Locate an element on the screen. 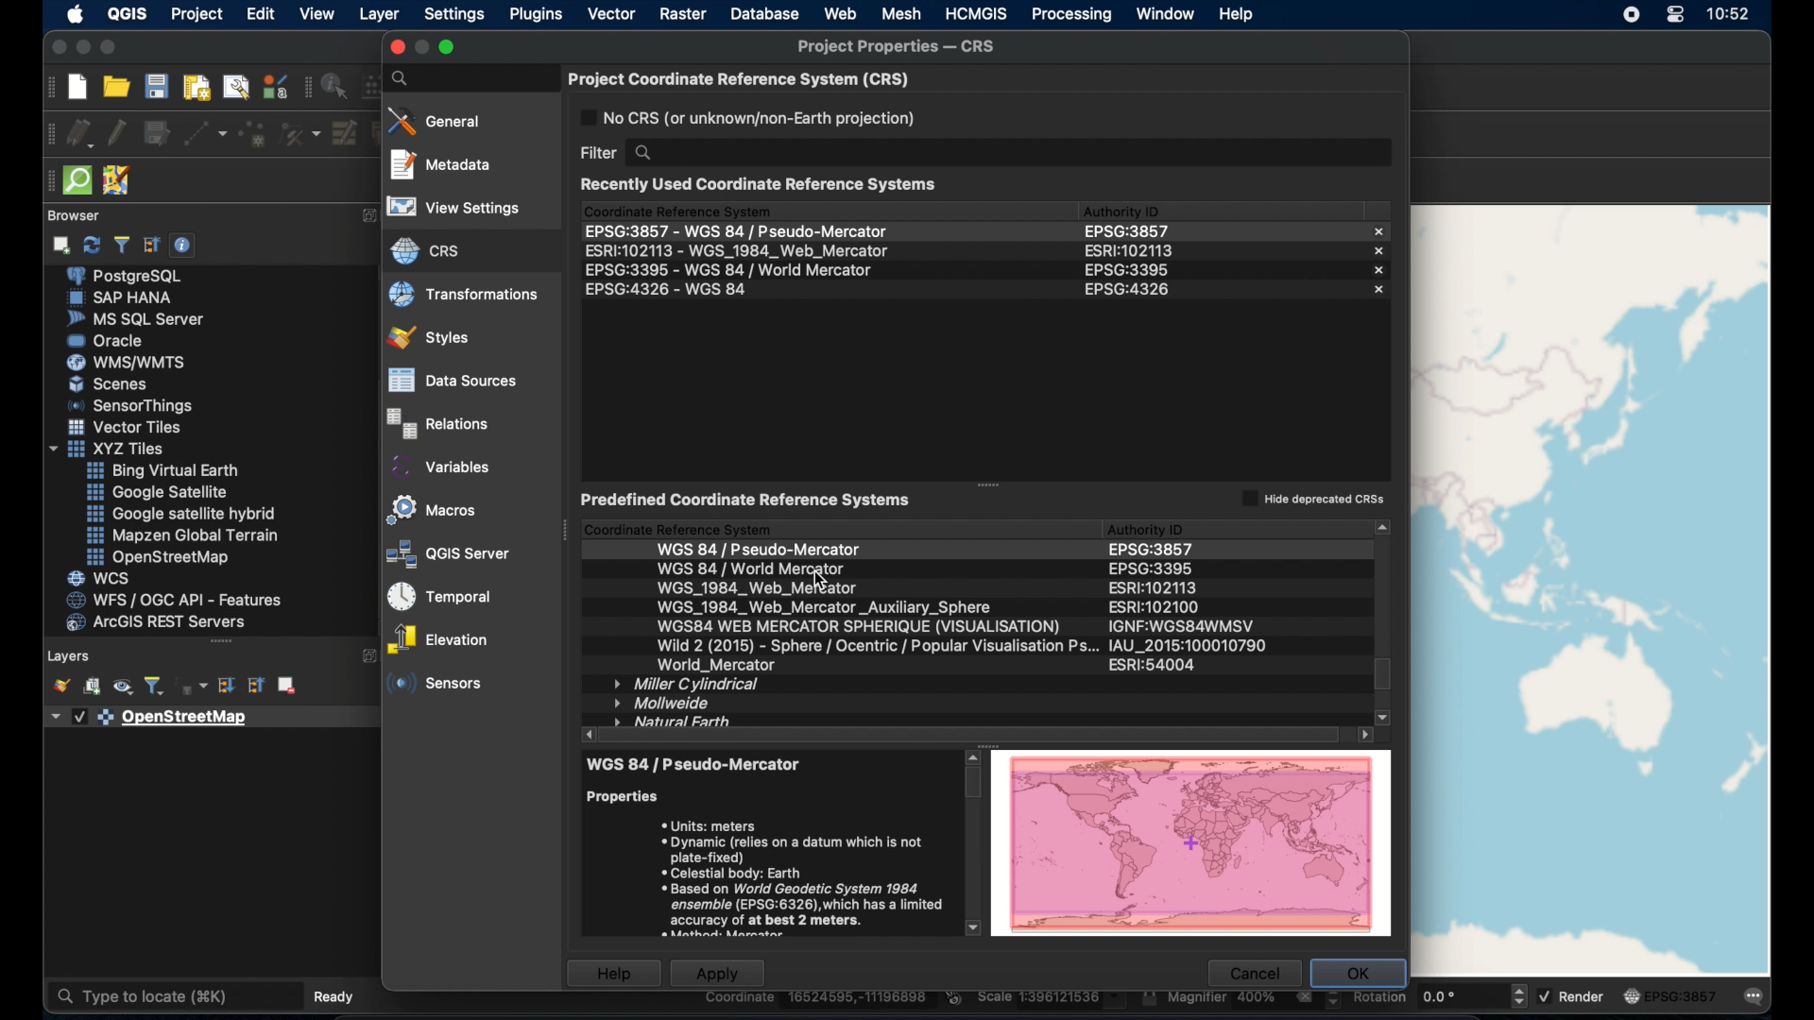 The image size is (1814, 1020). new print layout is located at coordinates (196, 90).